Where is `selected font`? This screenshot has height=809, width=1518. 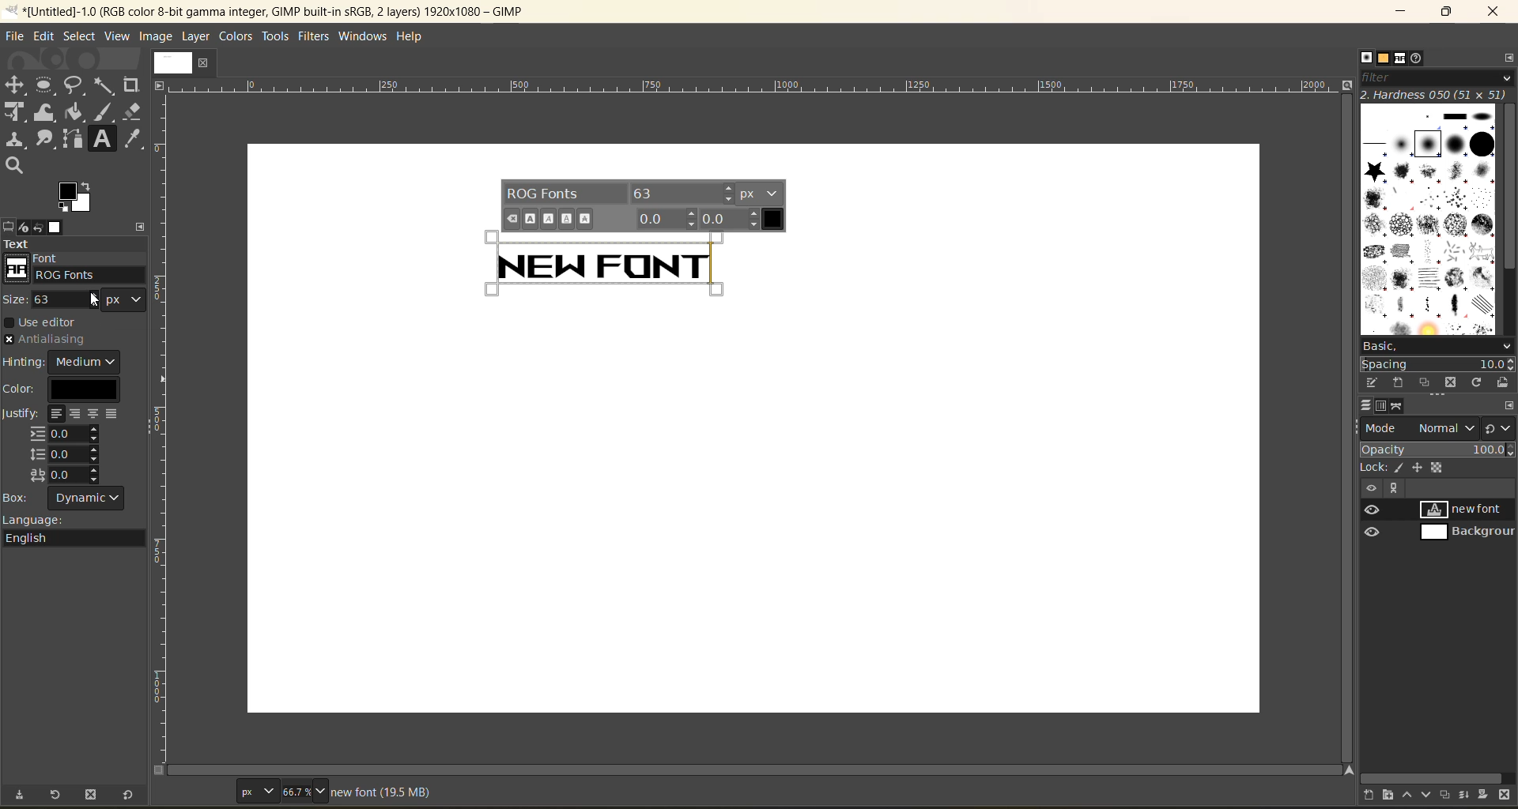
selected font is located at coordinates (61, 273).